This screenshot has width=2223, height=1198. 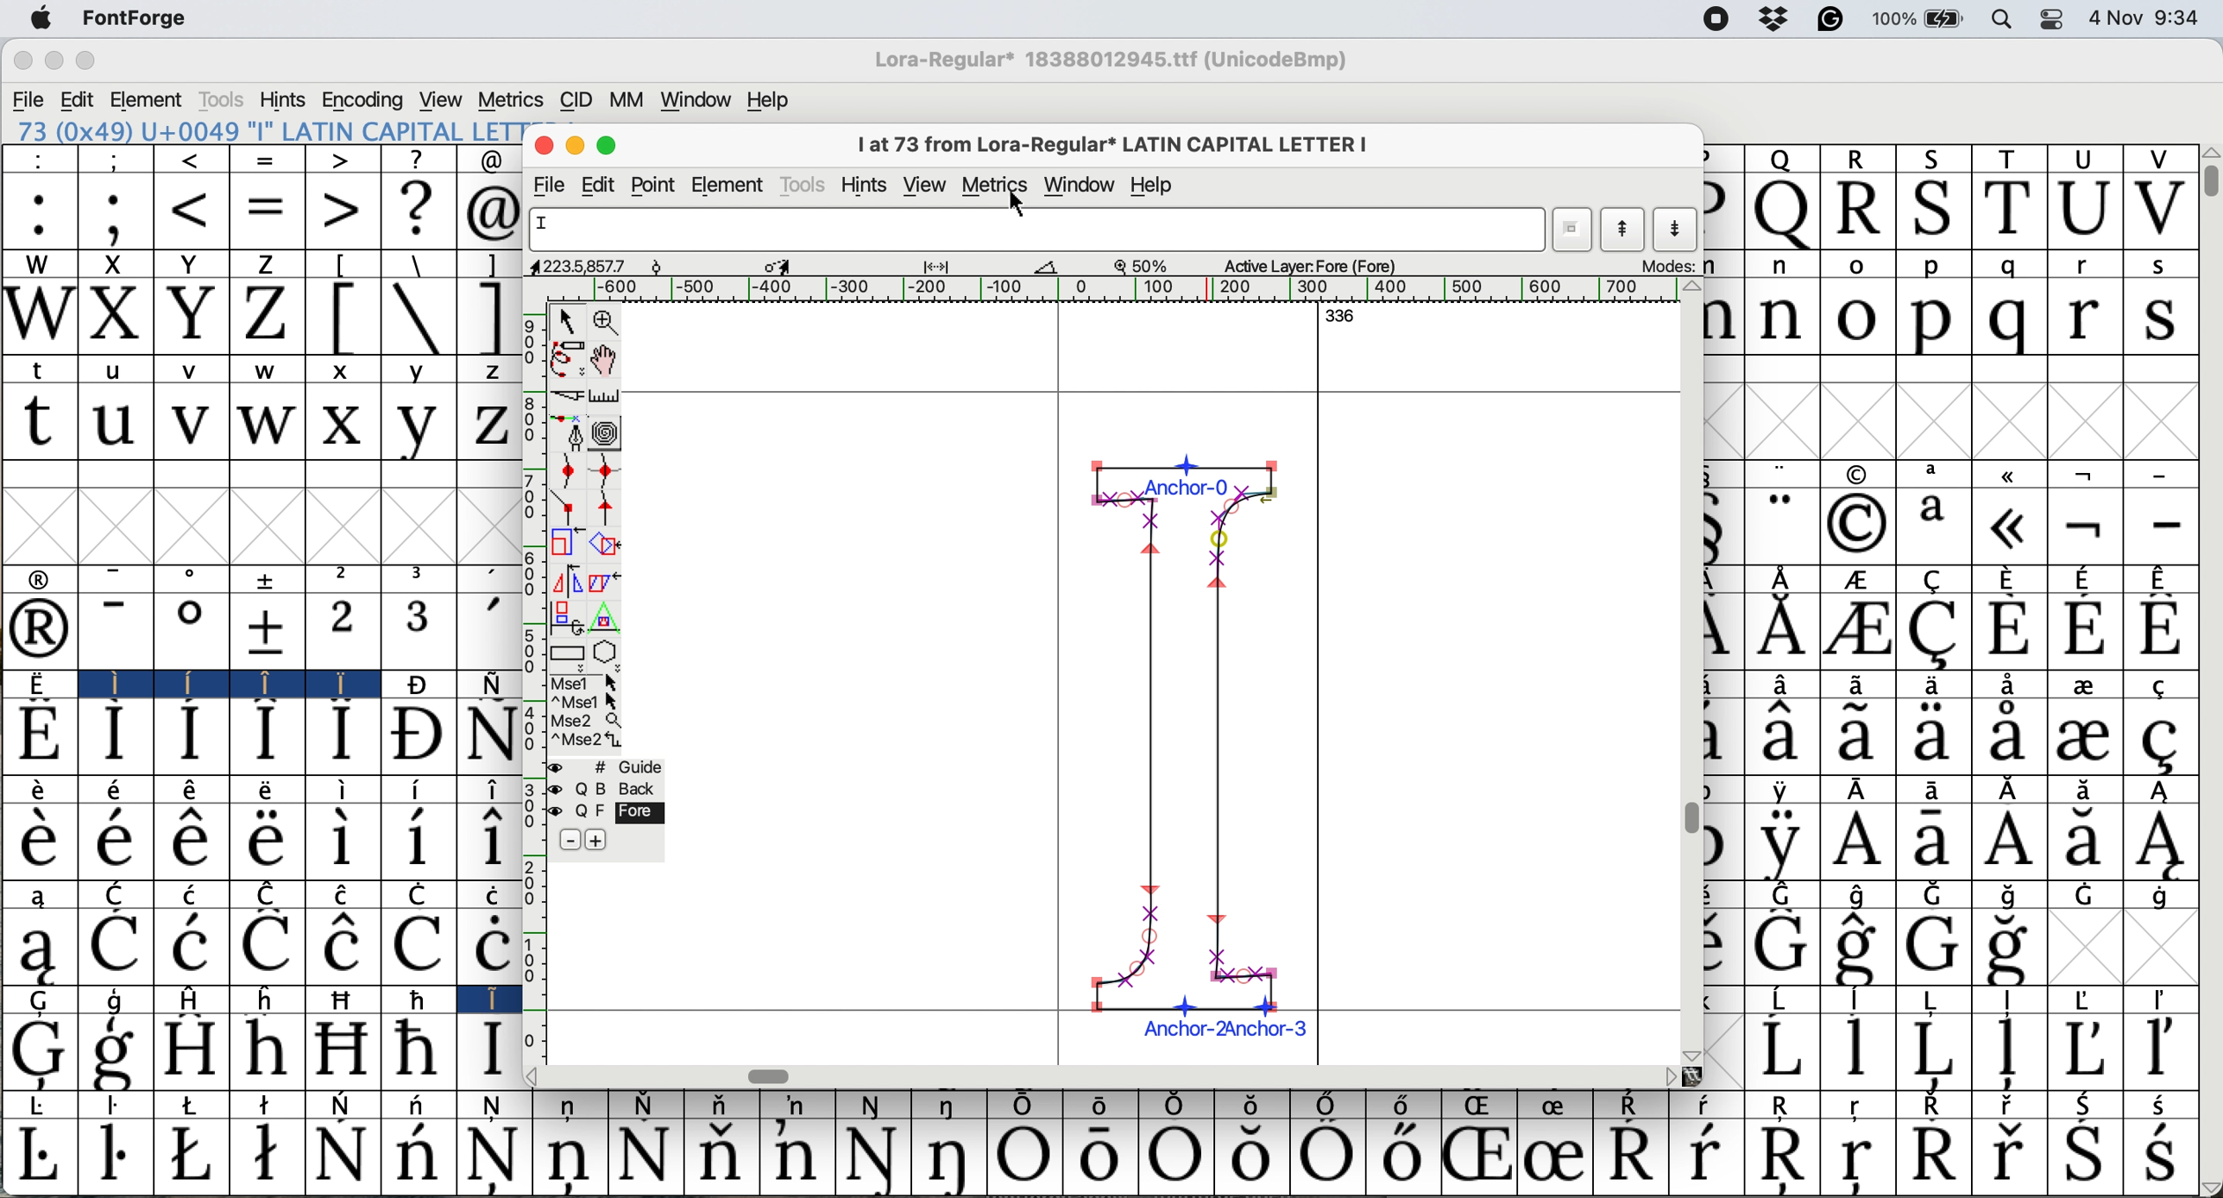 I want to click on Mse 2^, so click(x=587, y=740).